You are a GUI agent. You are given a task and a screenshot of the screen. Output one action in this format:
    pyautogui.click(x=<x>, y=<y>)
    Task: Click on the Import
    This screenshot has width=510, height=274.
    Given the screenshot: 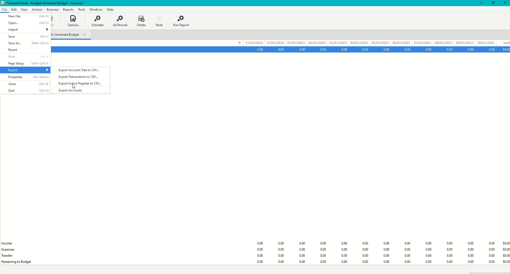 What is the action you would take?
    pyautogui.click(x=27, y=29)
    